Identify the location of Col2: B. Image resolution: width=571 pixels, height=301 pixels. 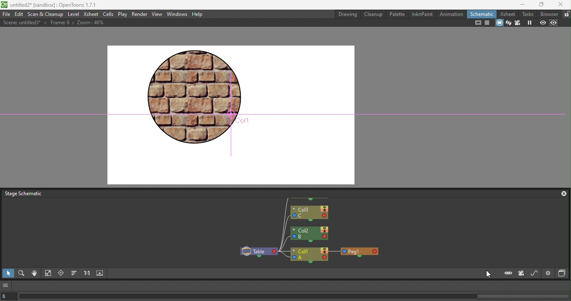
(309, 235).